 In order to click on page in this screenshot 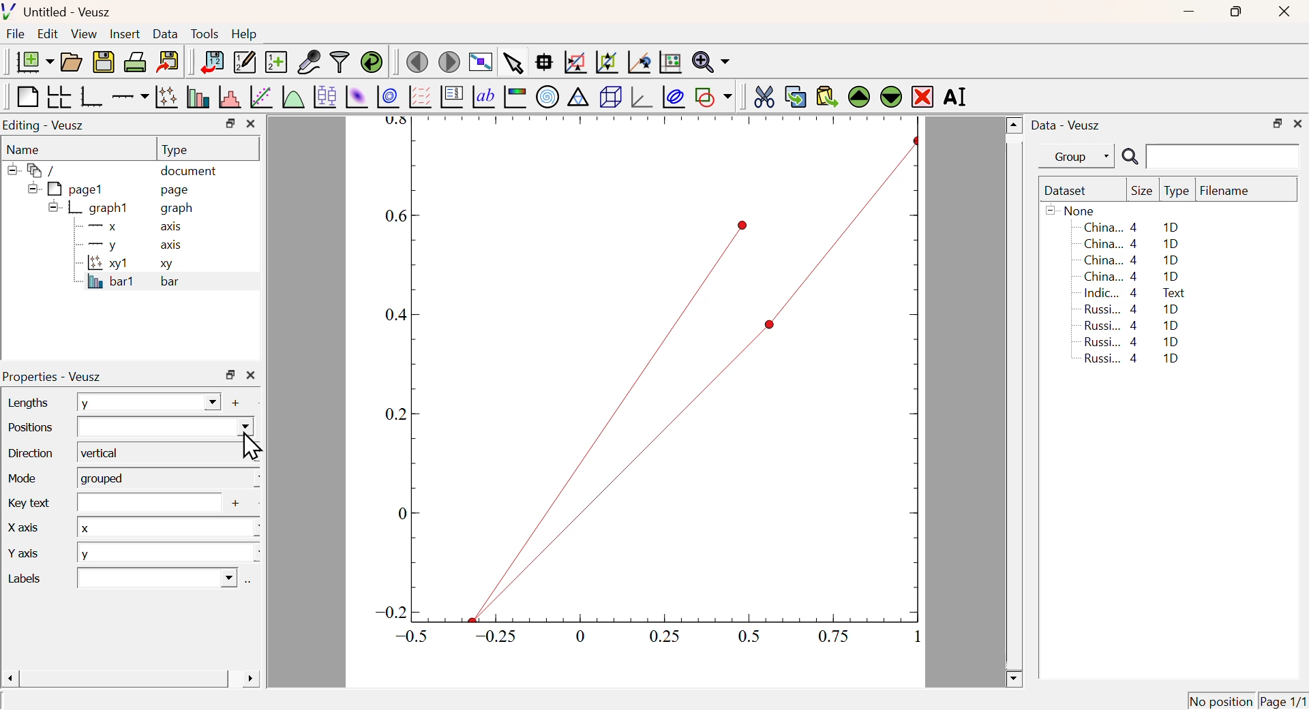, I will do `click(177, 189)`.